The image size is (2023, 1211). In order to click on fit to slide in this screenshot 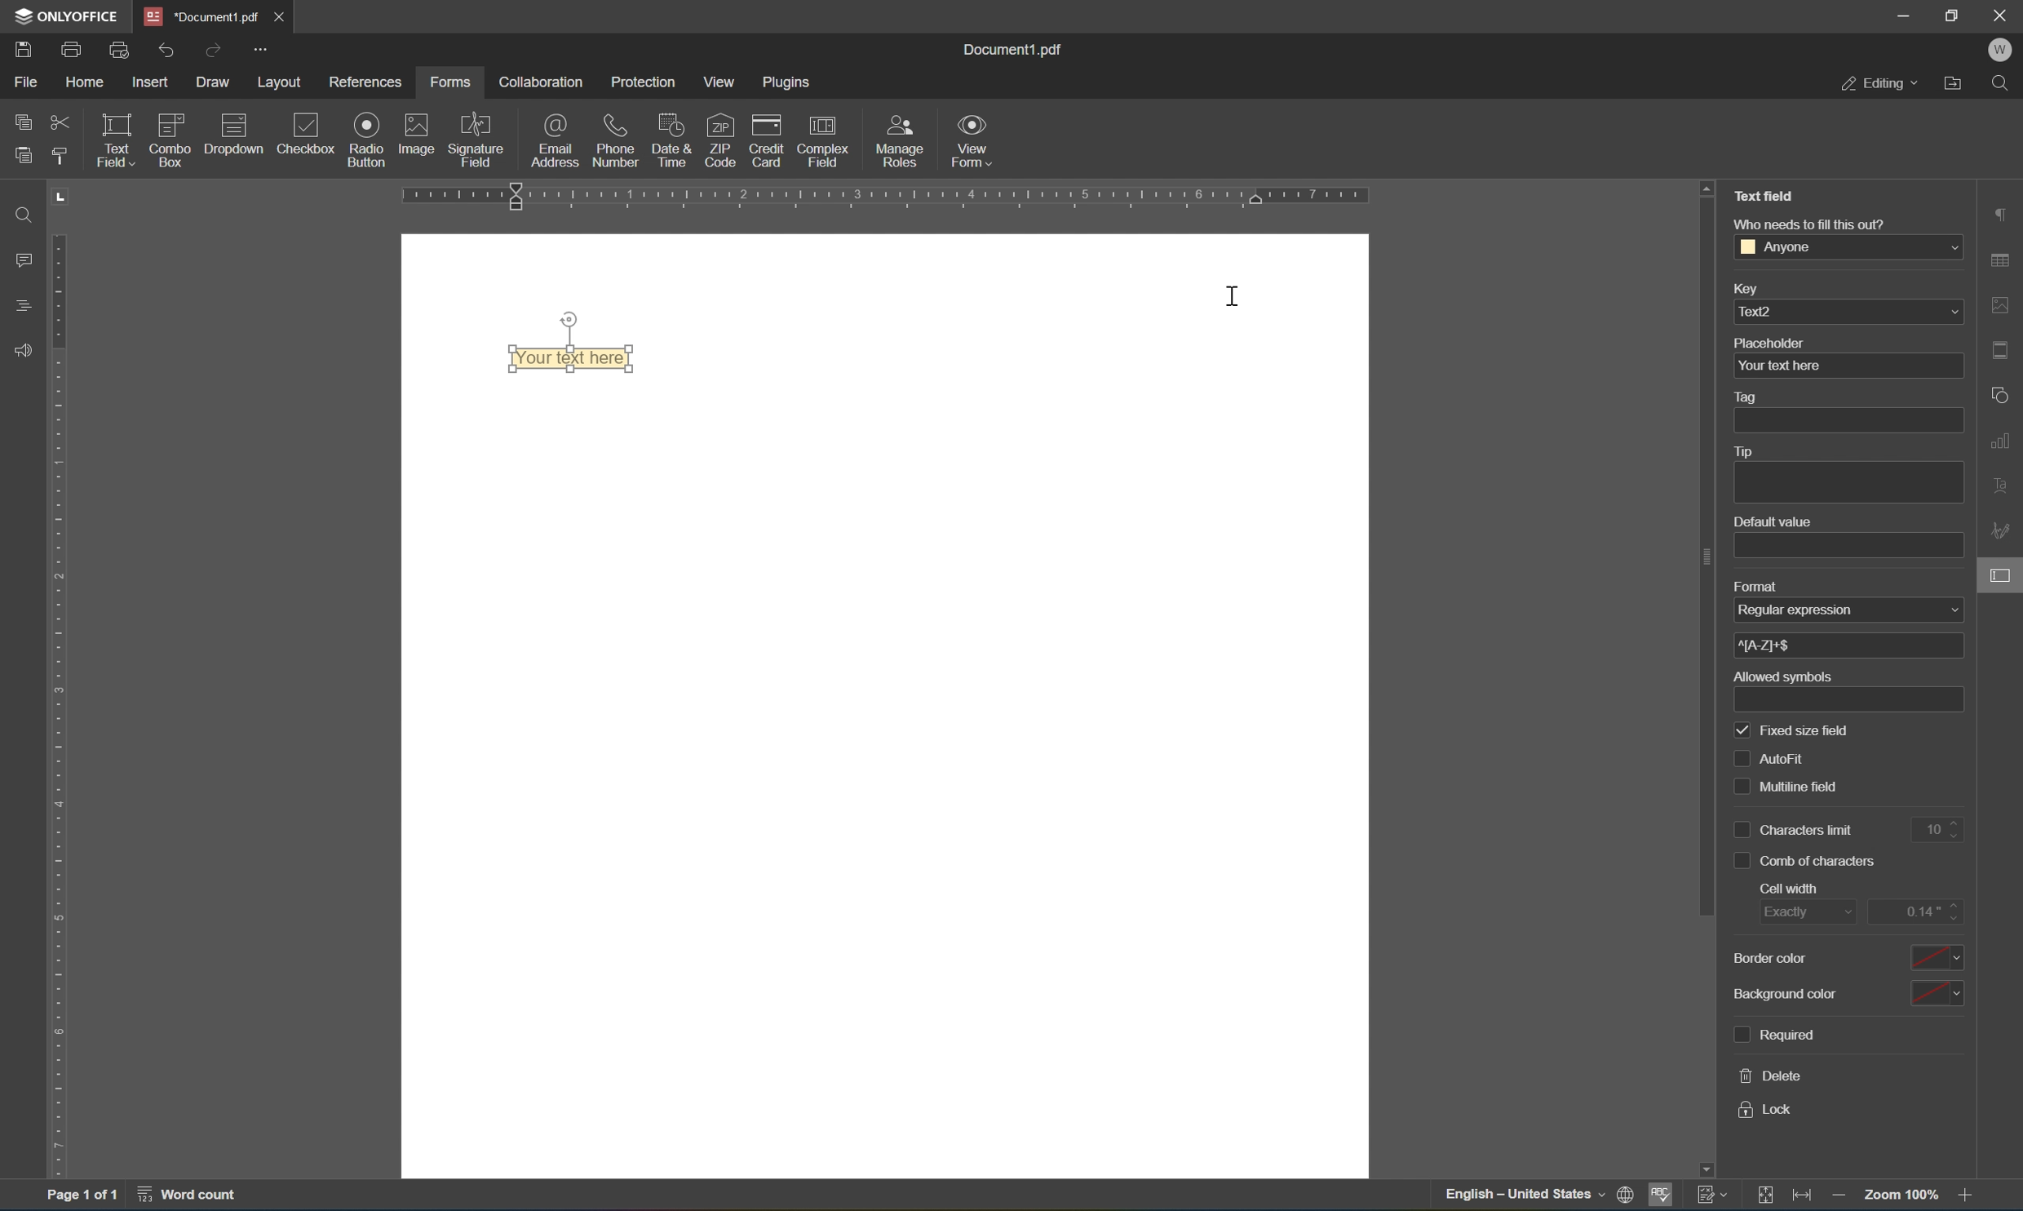, I will do `click(1761, 1199)`.